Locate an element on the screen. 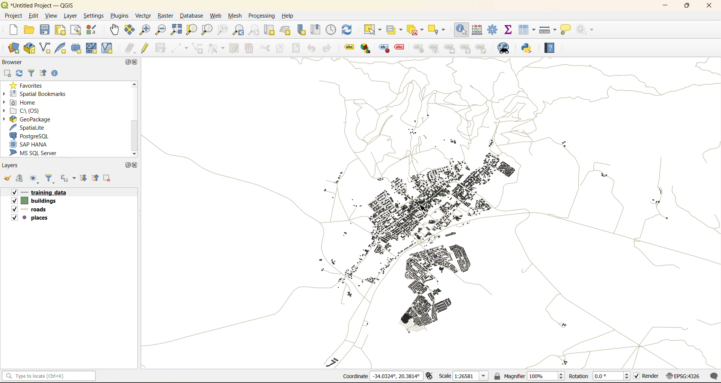 The height and width of the screenshot is (383, 721). copy is located at coordinates (282, 49).